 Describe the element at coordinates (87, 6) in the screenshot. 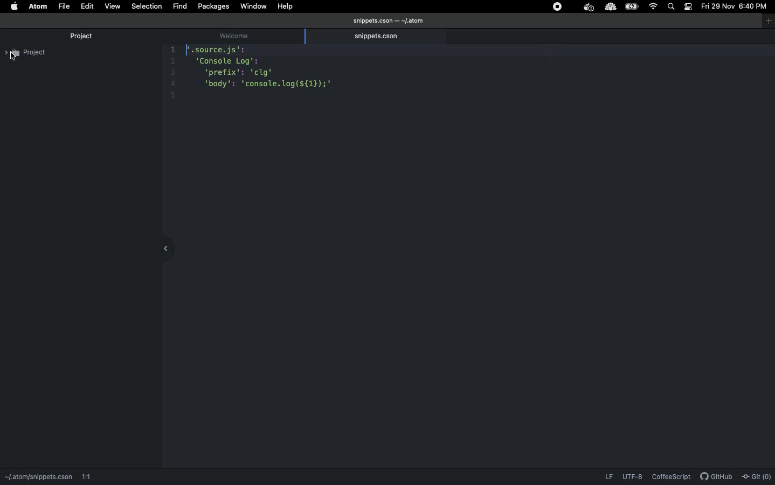

I see `Edit` at that location.